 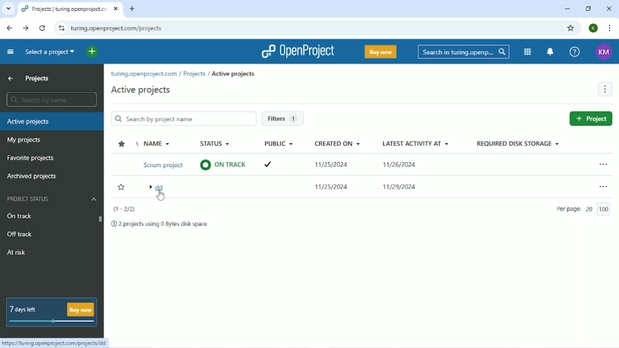 What do you see at coordinates (37, 79) in the screenshot?
I see `Projects` at bounding box center [37, 79].